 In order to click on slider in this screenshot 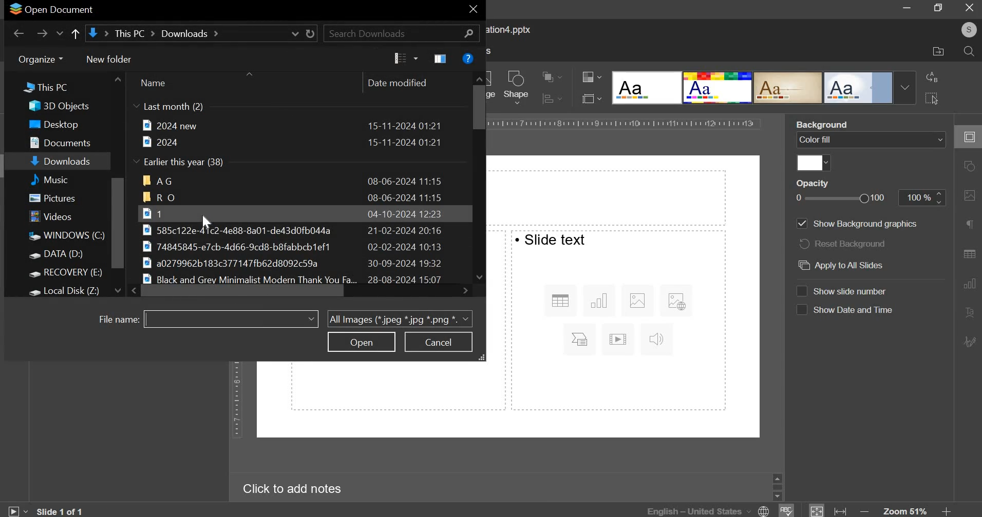, I will do `click(777, 486)`.